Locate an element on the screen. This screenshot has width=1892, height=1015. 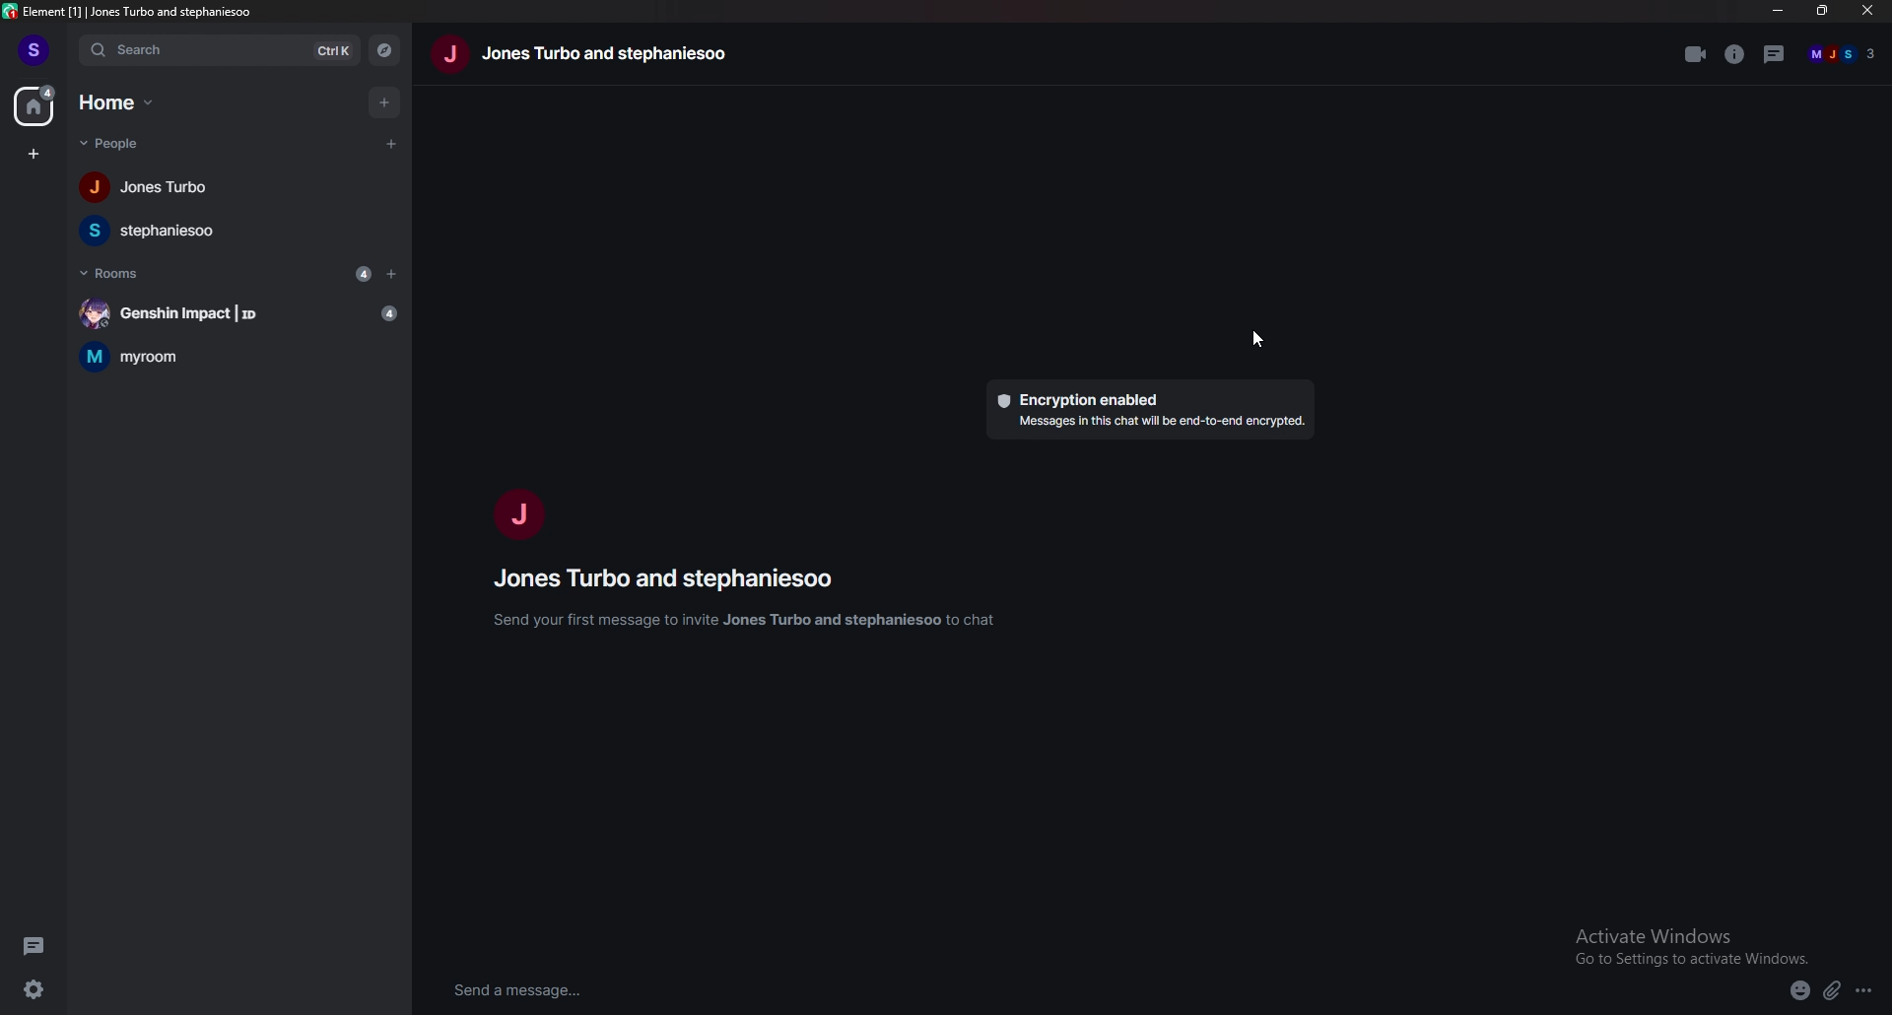
sent is located at coordinates (1847, 931).